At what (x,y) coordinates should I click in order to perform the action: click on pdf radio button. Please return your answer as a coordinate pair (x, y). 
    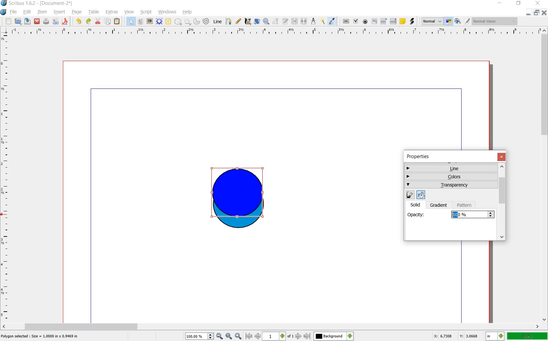
    Looking at the image, I should click on (365, 22).